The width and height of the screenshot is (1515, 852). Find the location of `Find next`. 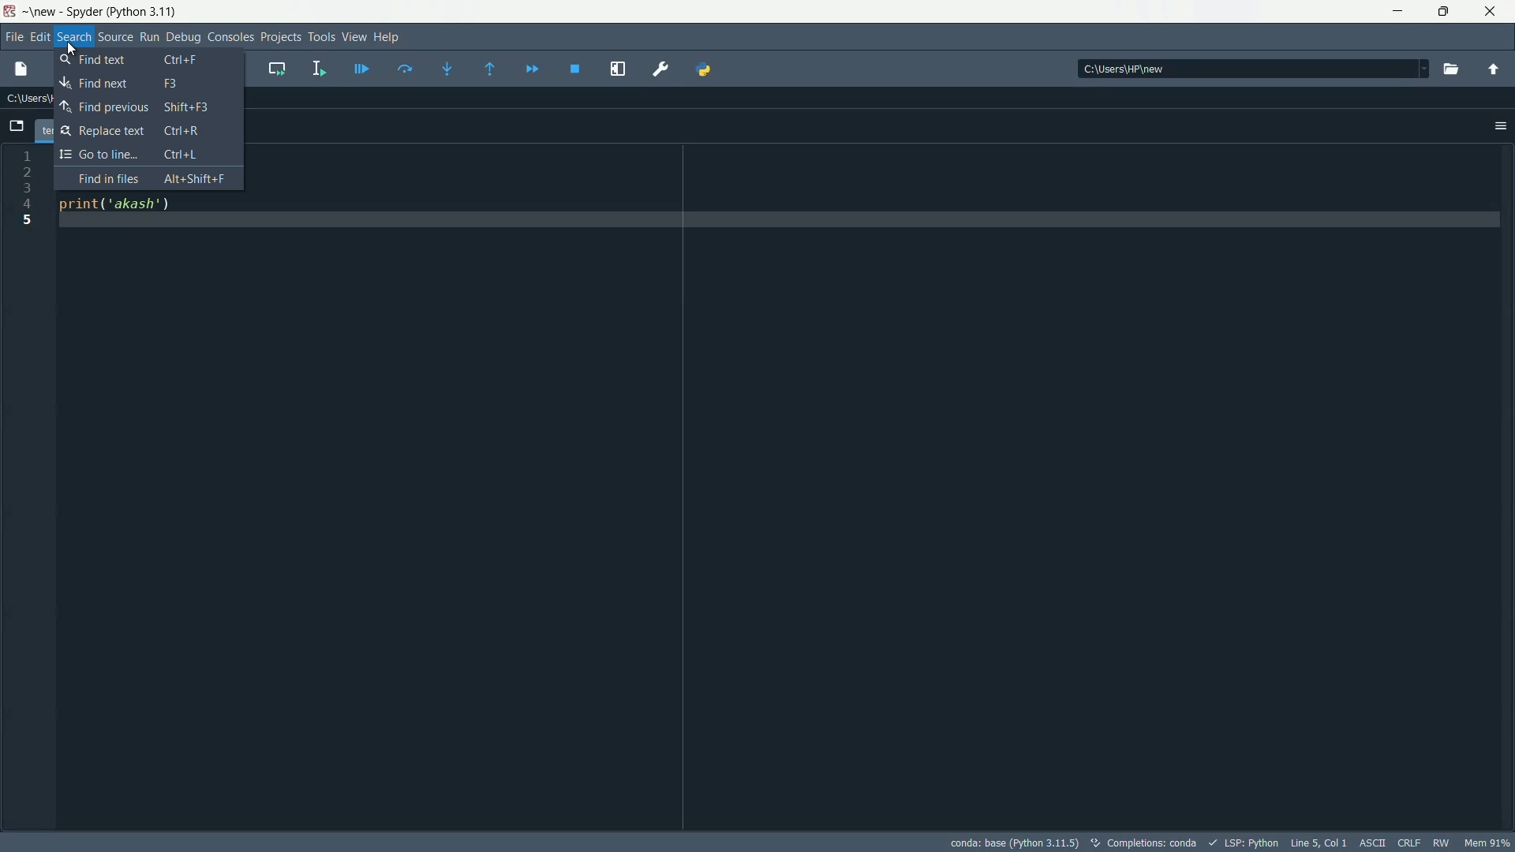

Find next is located at coordinates (148, 81).